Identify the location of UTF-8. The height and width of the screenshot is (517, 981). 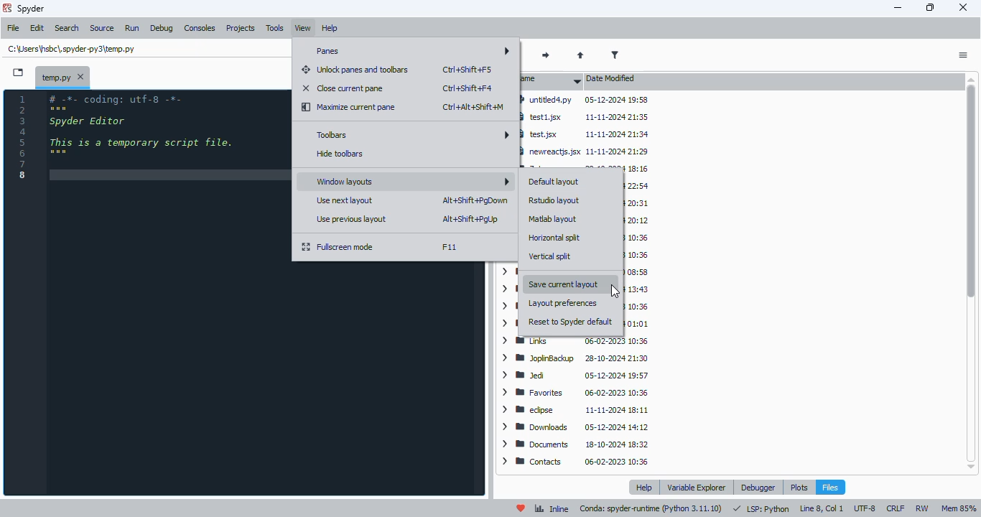
(864, 509).